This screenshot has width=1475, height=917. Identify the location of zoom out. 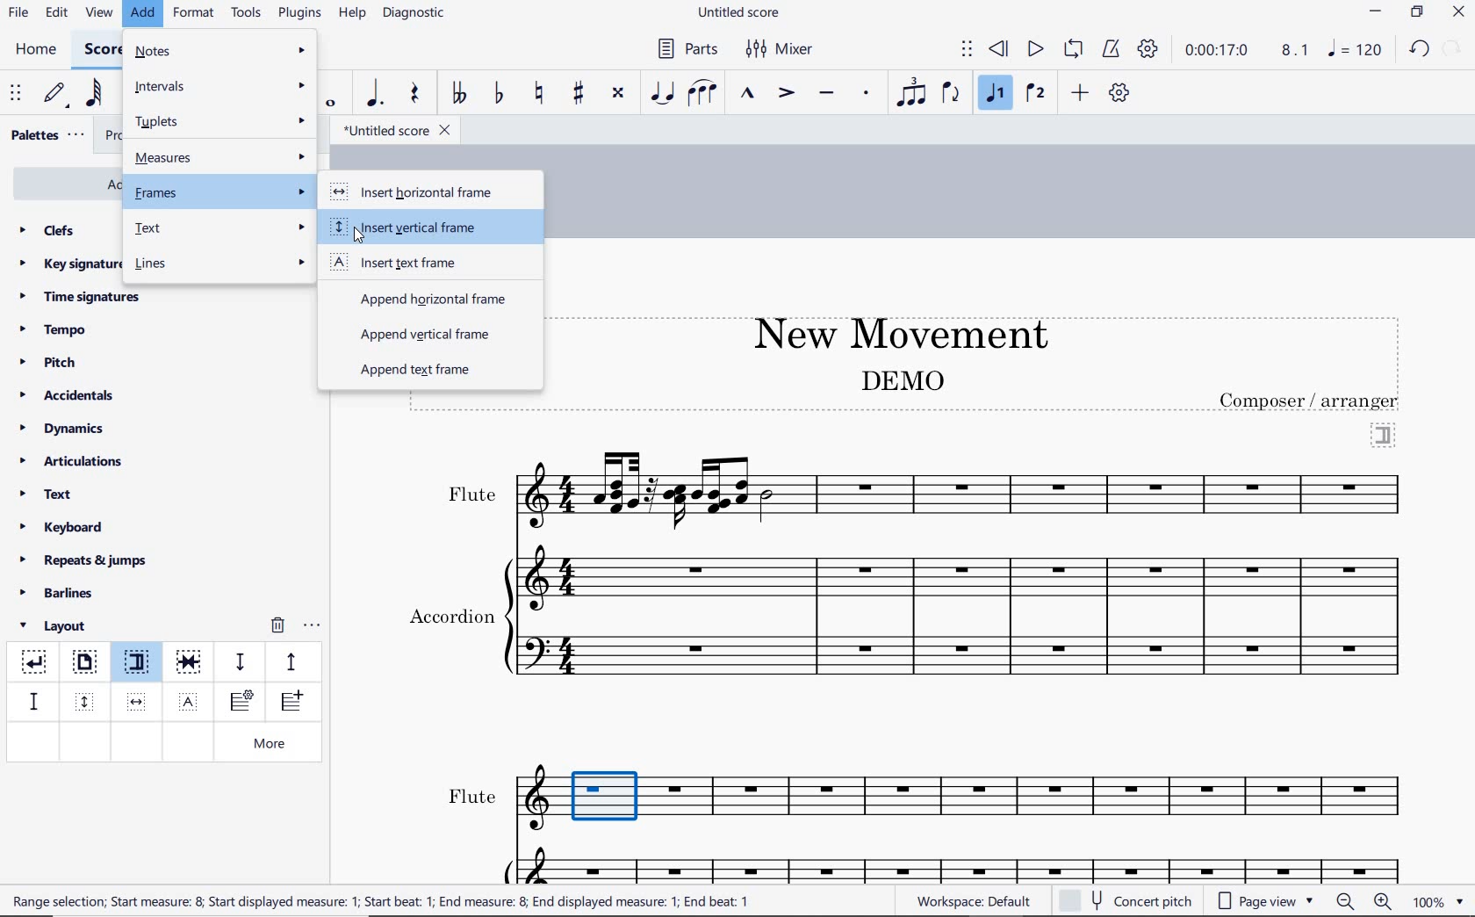
(1347, 901).